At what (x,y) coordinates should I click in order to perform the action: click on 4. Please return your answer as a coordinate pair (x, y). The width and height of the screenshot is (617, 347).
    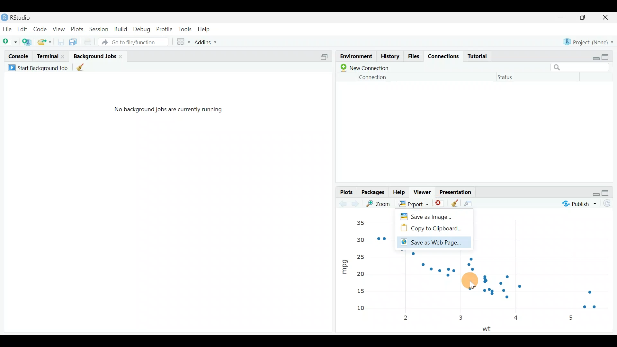
    Looking at the image, I should click on (517, 319).